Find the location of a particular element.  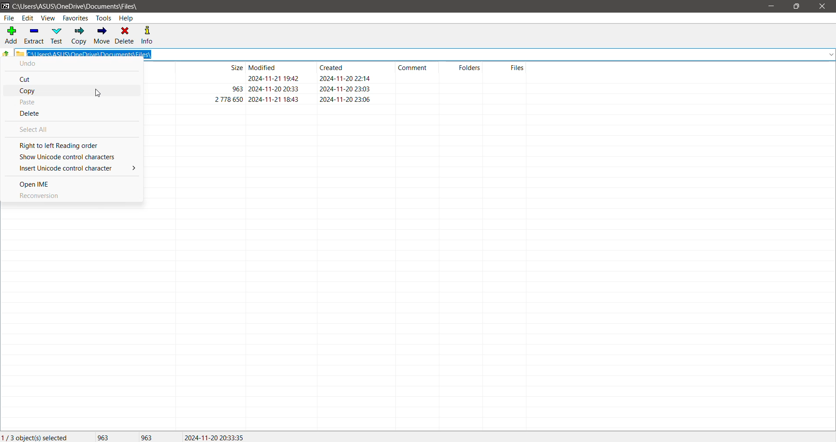

modified date & time is located at coordinates (274, 89).